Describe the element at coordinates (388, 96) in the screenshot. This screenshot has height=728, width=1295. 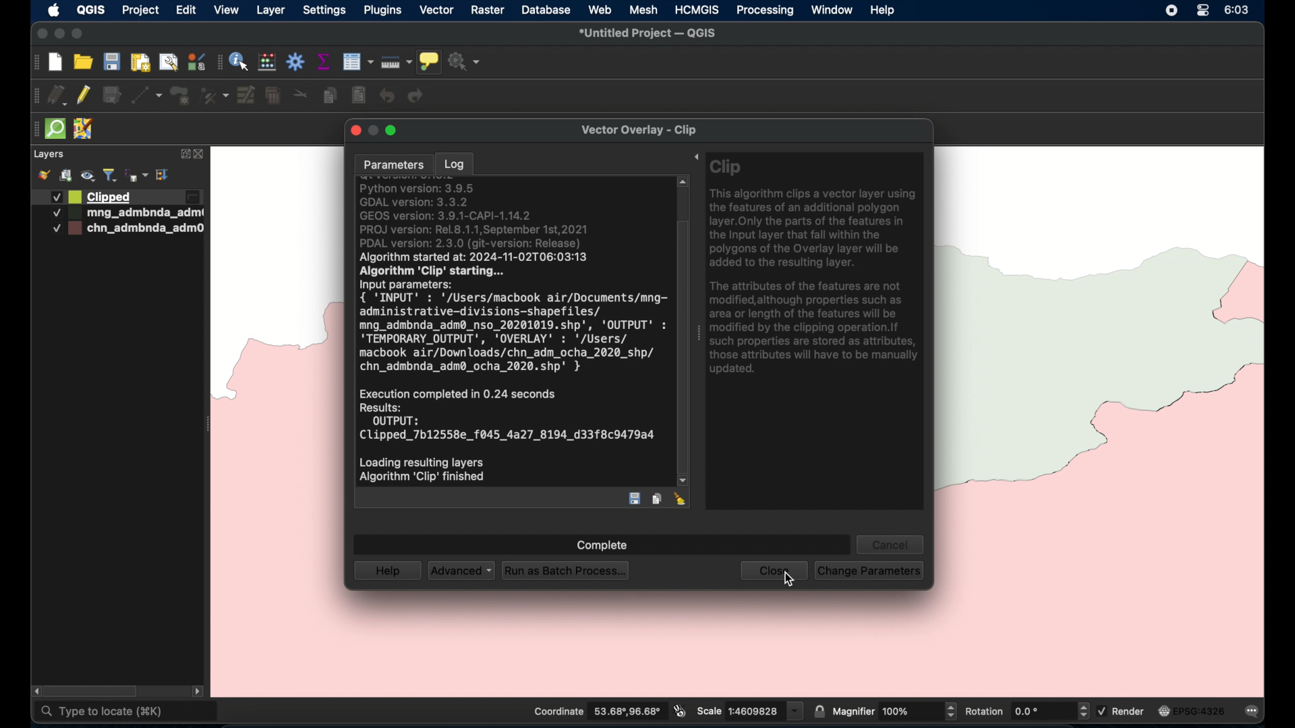
I see `undo` at that location.